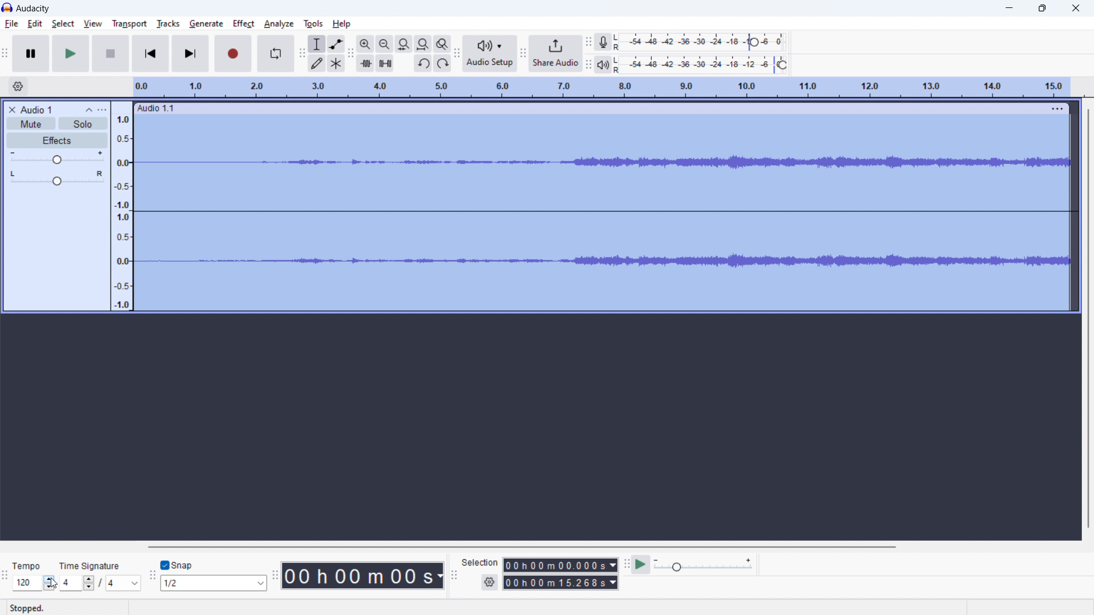  What do you see at coordinates (606, 87) in the screenshot?
I see `timeline` at bounding box center [606, 87].